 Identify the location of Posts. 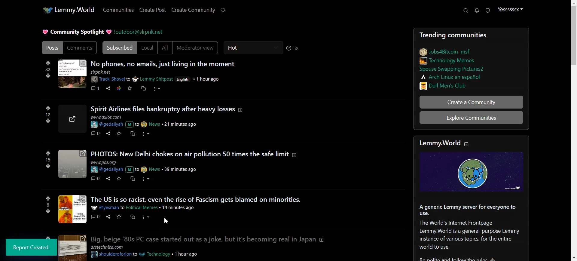
(163, 63).